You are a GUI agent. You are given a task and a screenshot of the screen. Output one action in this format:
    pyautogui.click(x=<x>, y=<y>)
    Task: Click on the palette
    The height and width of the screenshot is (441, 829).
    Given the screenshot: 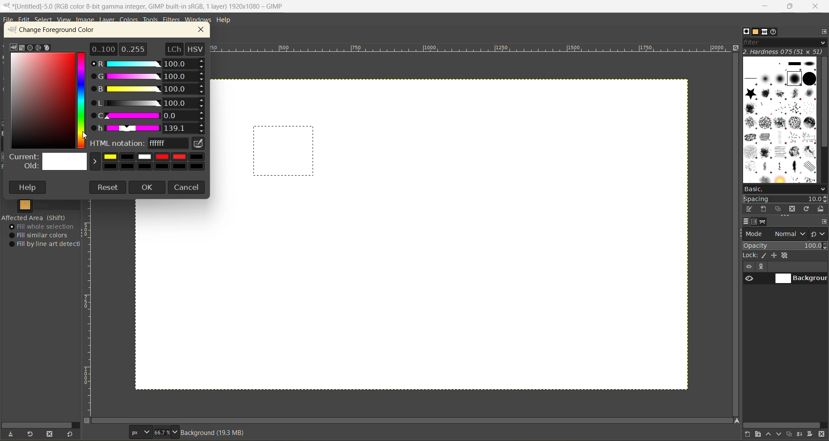 What is the action you would take?
    pyautogui.click(x=48, y=48)
    